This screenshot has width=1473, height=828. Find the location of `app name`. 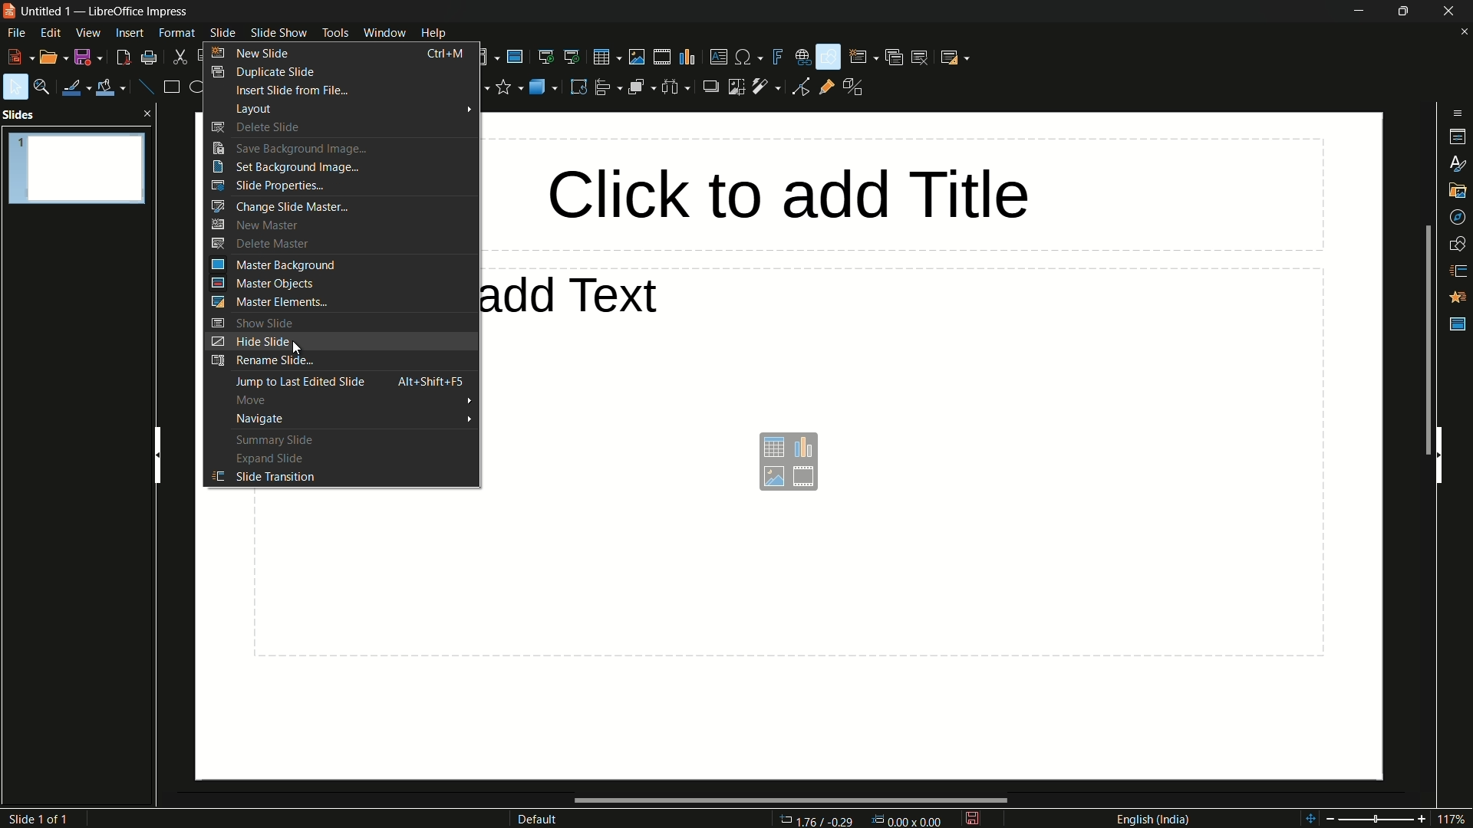

app name is located at coordinates (139, 10).